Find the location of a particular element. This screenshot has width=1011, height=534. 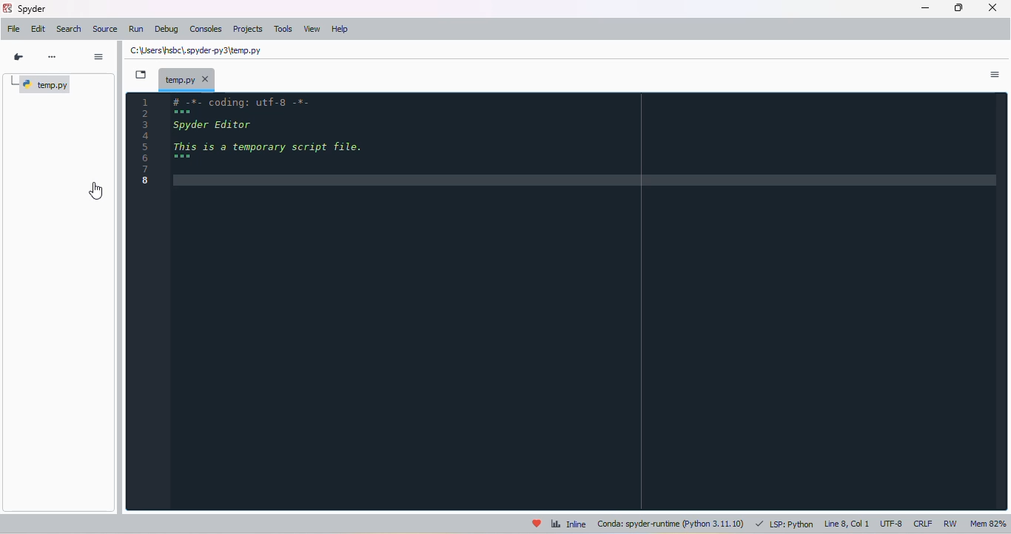

run is located at coordinates (136, 29).